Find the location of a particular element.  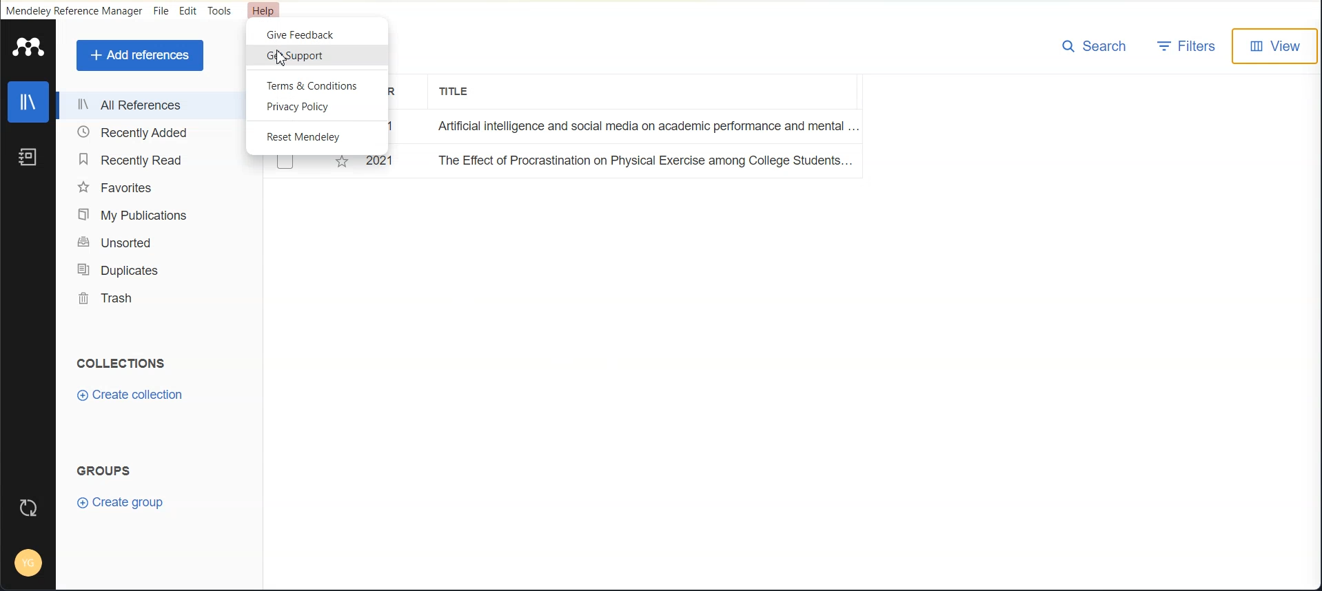

Artificial intelligence and social media on academic performance and mental ... is located at coordinates (652, 128).